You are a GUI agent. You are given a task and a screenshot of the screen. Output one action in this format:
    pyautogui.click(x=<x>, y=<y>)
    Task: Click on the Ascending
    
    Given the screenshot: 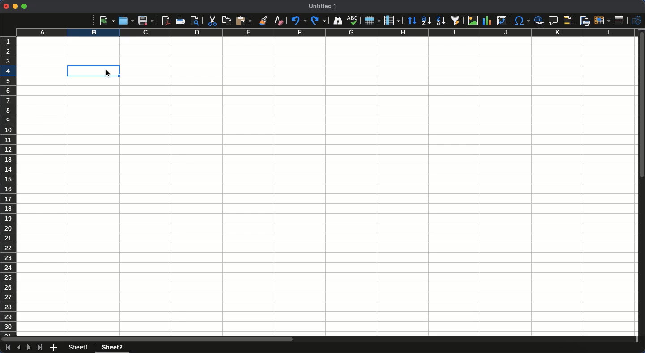 What is the action you would take?
    pyautogui.click(x=426, y=20)
    